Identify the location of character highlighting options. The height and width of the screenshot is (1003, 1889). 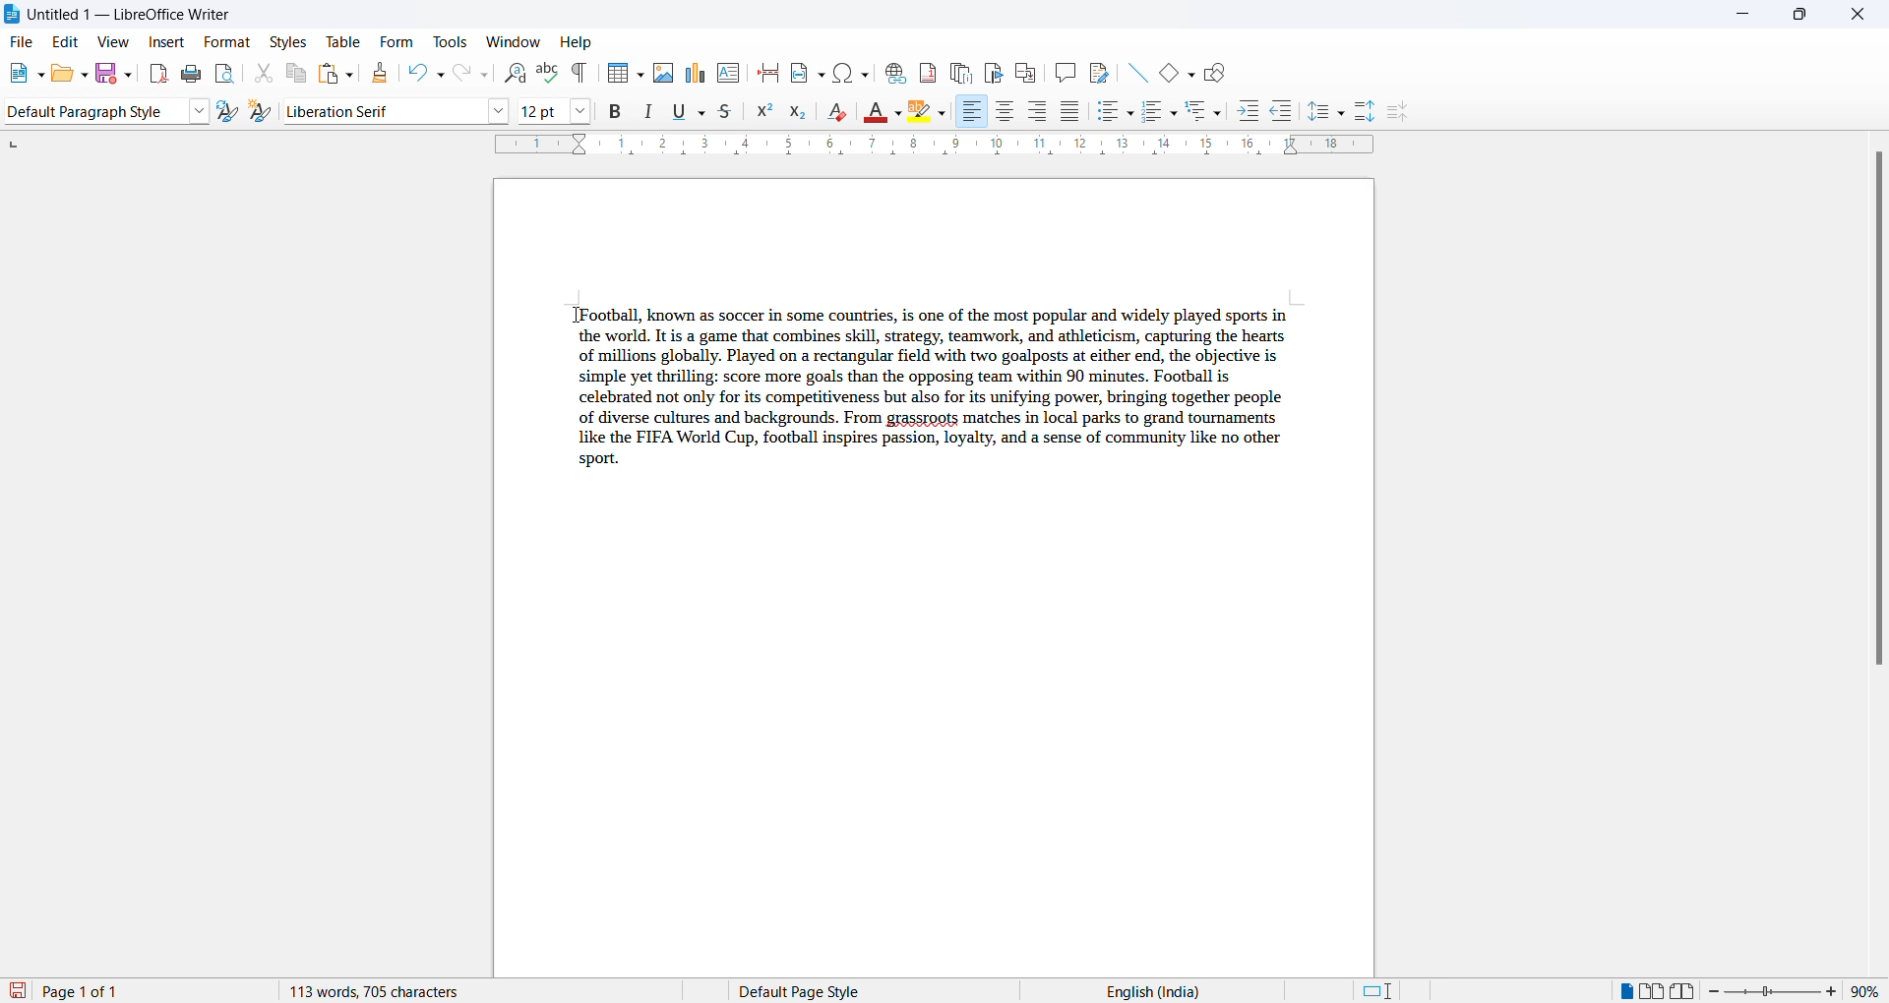
(945, 111).